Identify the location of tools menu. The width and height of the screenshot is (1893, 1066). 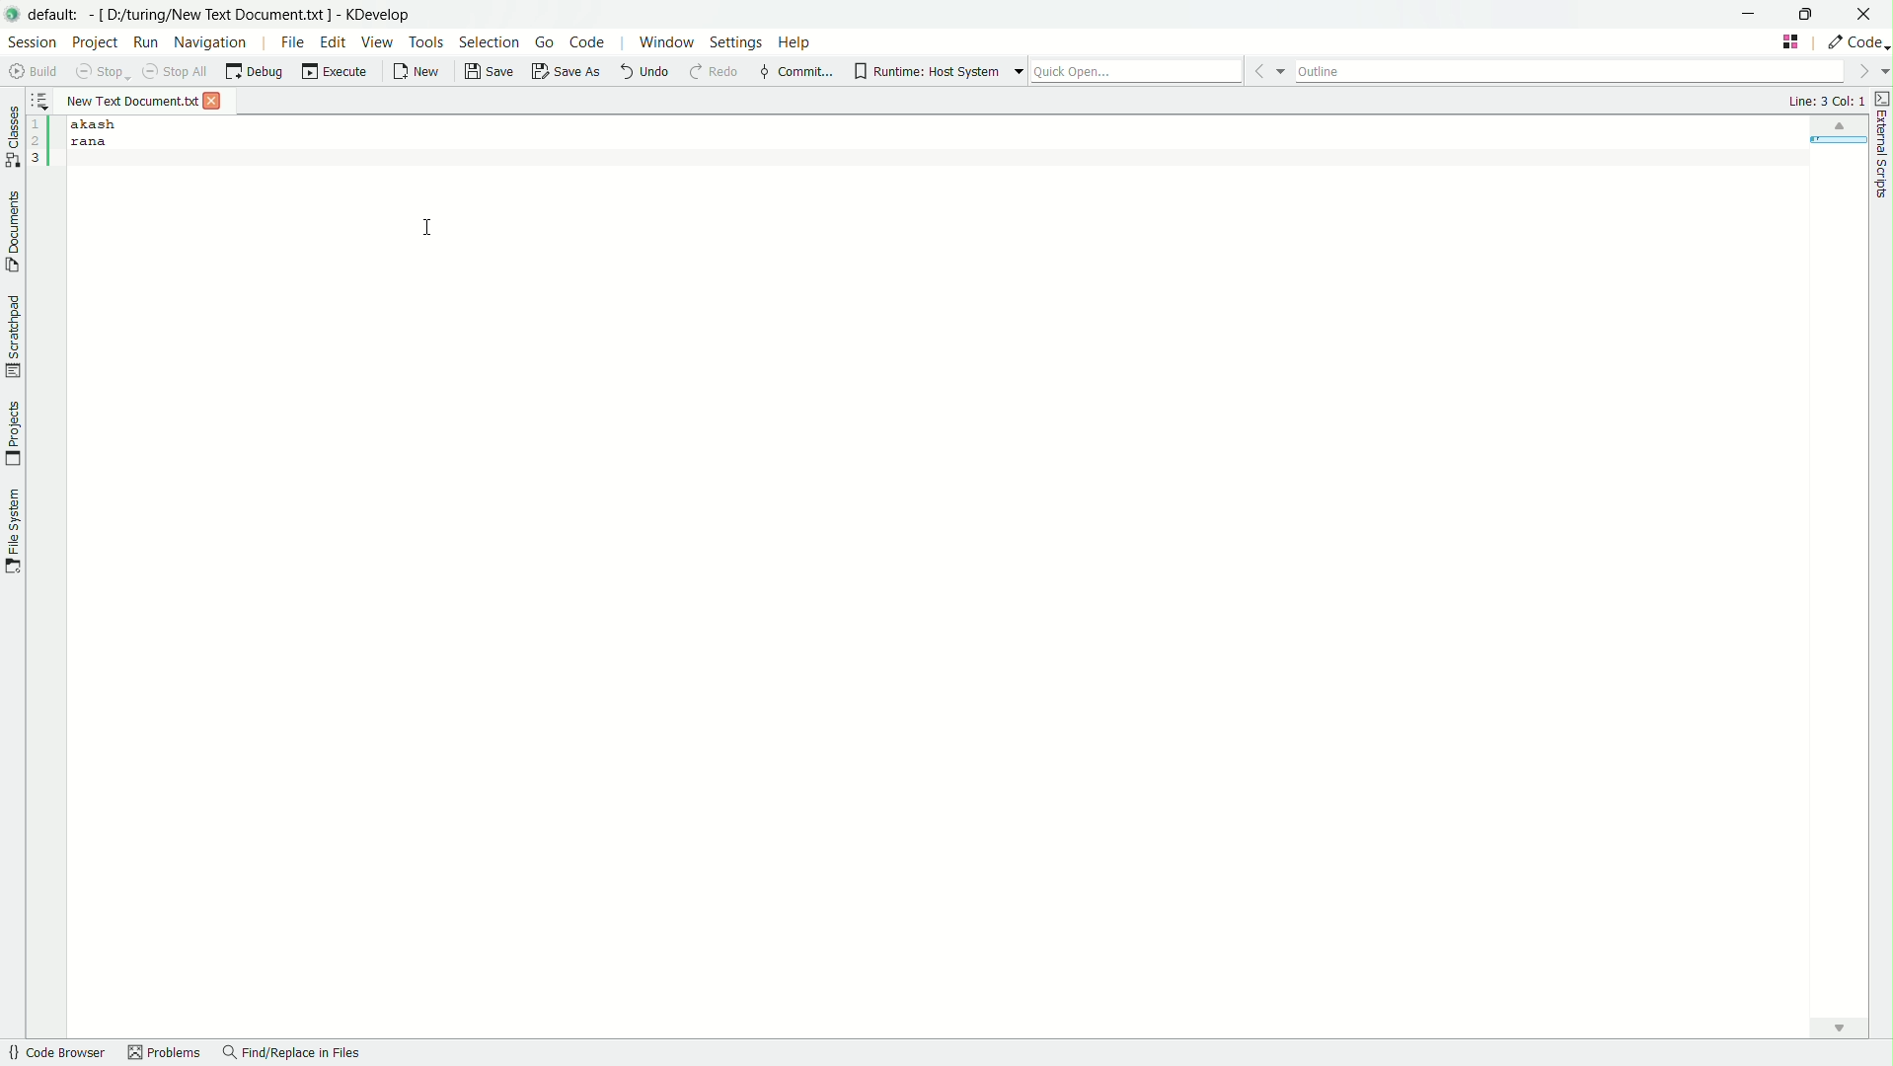
(426, 41).